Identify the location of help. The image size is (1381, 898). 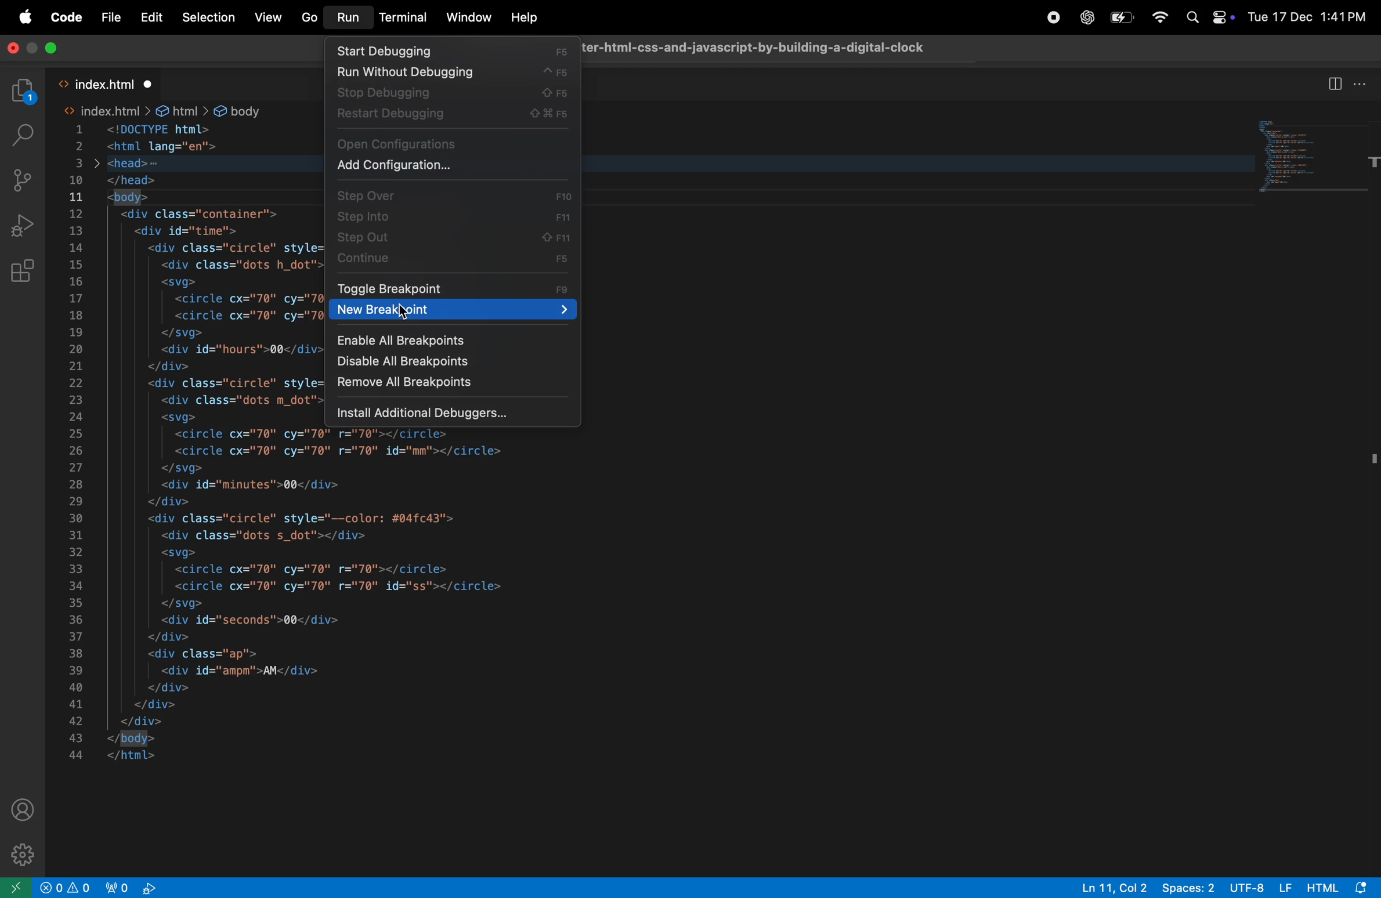
(522, 17).